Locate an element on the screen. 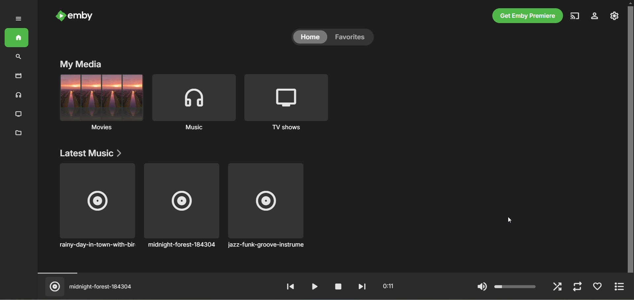 This screenshot has width=634, height=300. music is located at coordinates (194, 102).